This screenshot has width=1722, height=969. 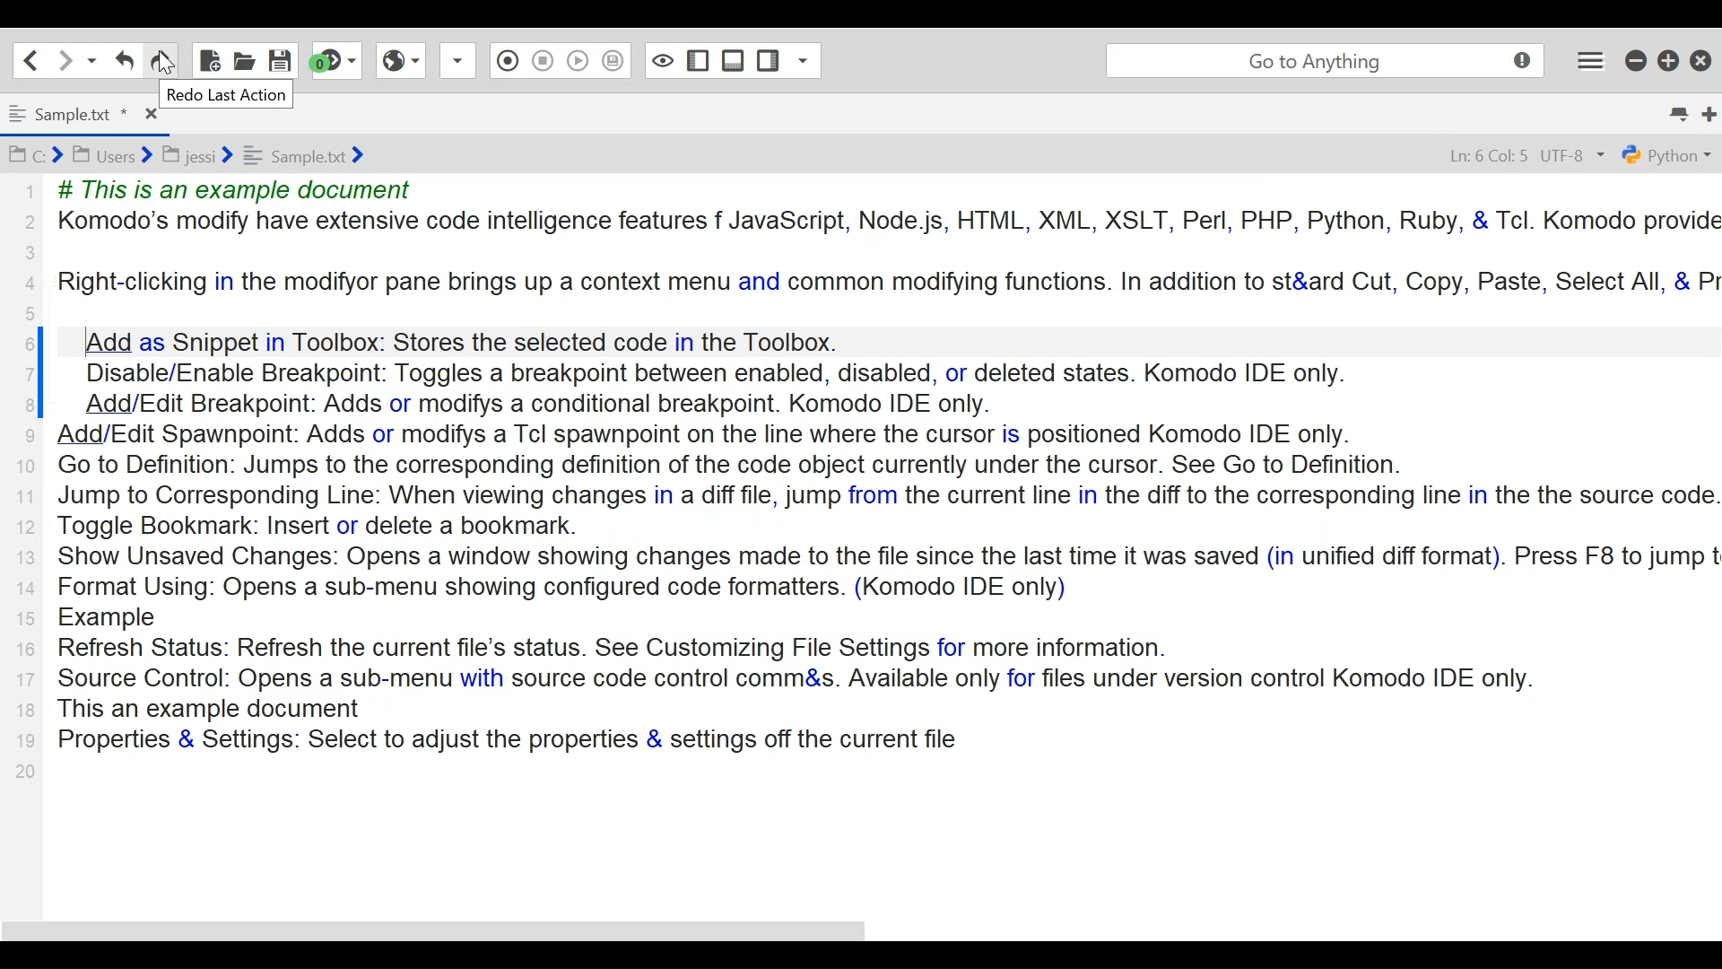 What do you see at coordinates (1575, 156) in the screenshot?
I see `File Encoding` at bounding box center [1575, 156].